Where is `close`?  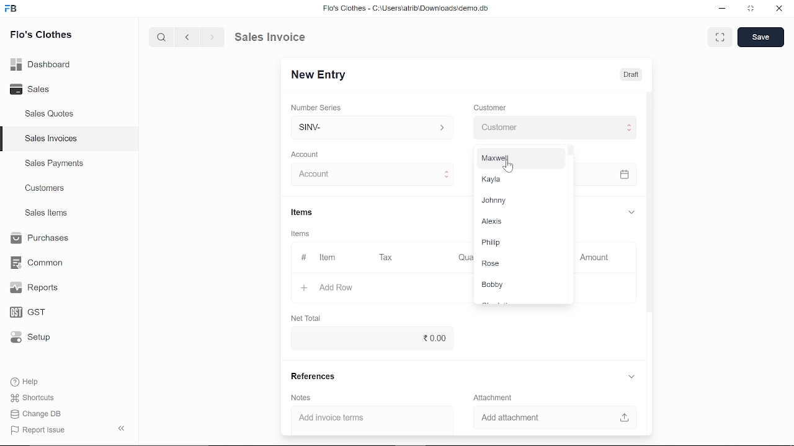
close is located at coordinates (778, 9).